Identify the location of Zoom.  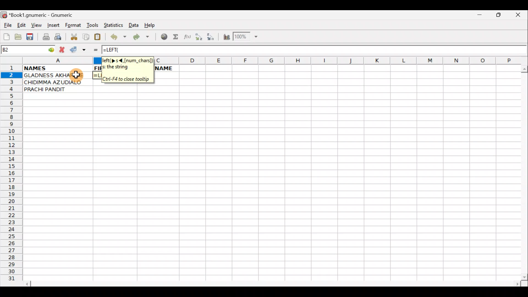
(246, 37).